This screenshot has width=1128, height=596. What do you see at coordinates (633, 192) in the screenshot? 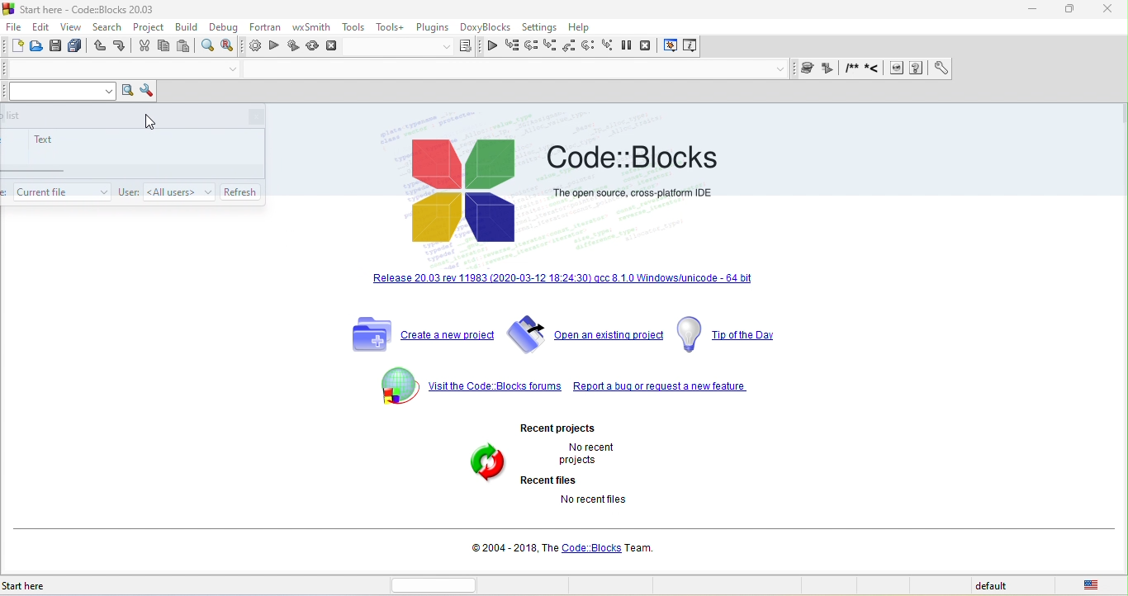
I see `the open source cross platform ide` at bounding box center [633, 192].